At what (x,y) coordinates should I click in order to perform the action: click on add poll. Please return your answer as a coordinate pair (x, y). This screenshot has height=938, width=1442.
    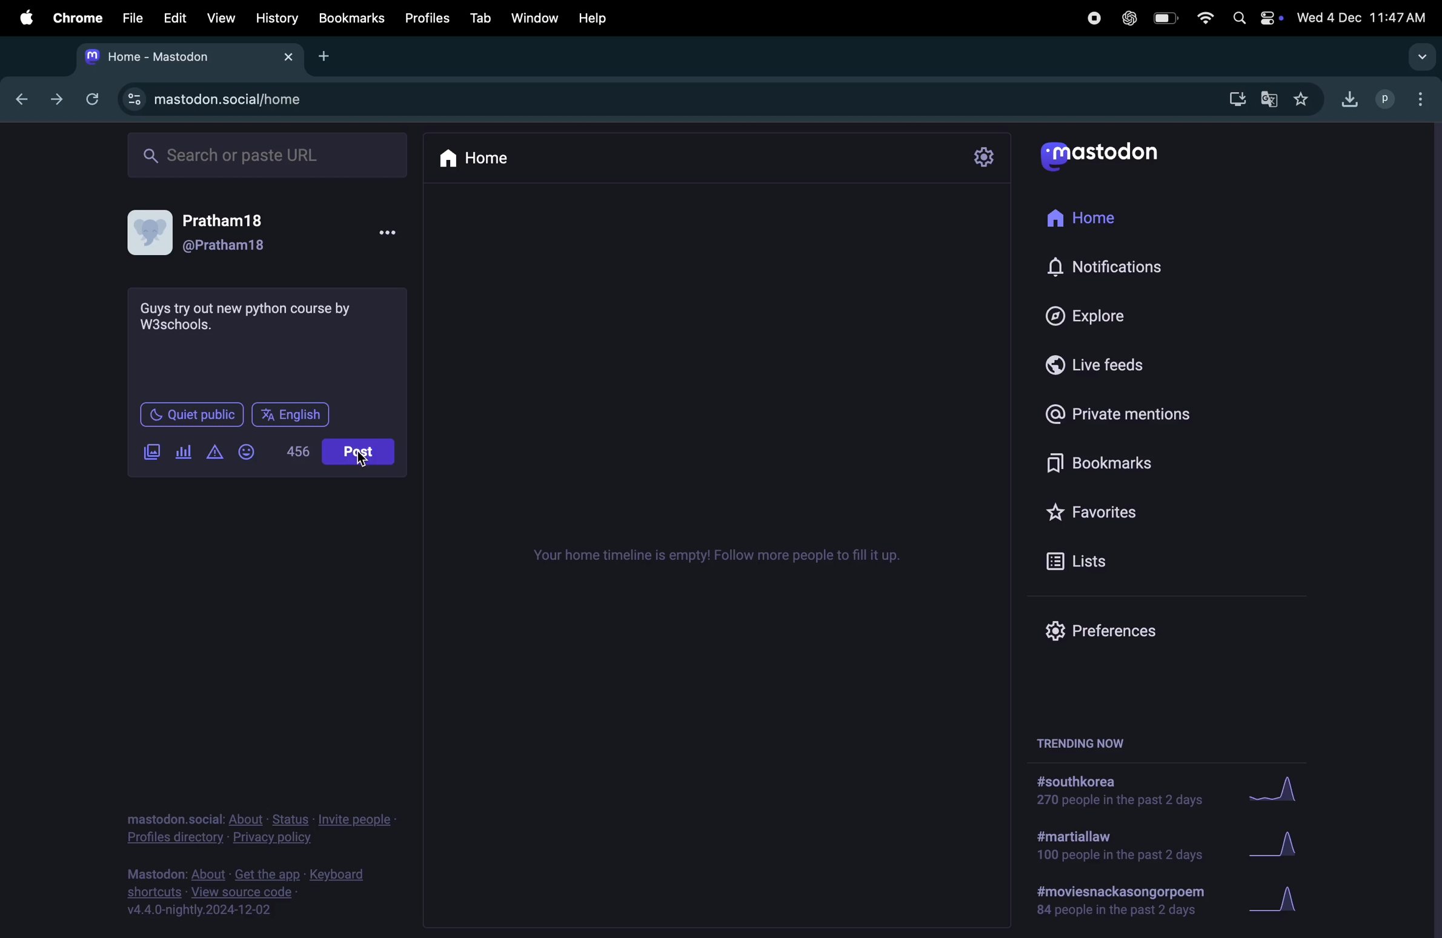
    Looking at the image, I should click on (185, 450).